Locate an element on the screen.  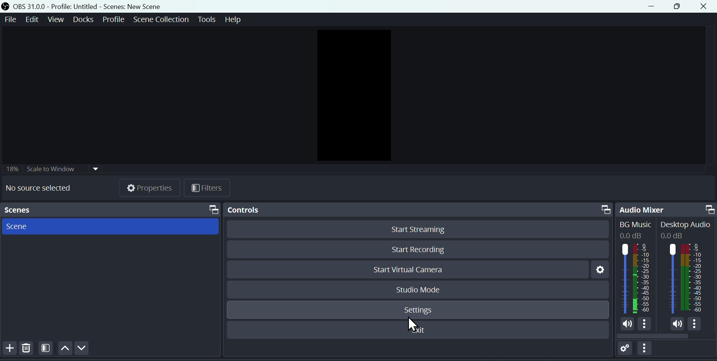
Settings is located at coordinates (596, 271).